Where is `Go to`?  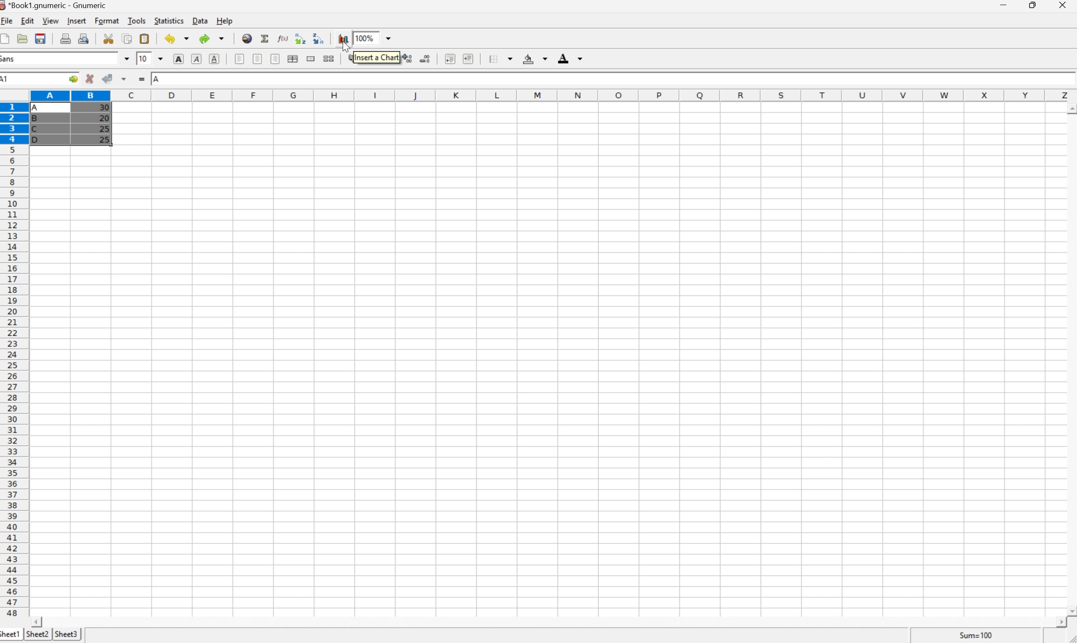
Go to is located at coordinates (73, 78).